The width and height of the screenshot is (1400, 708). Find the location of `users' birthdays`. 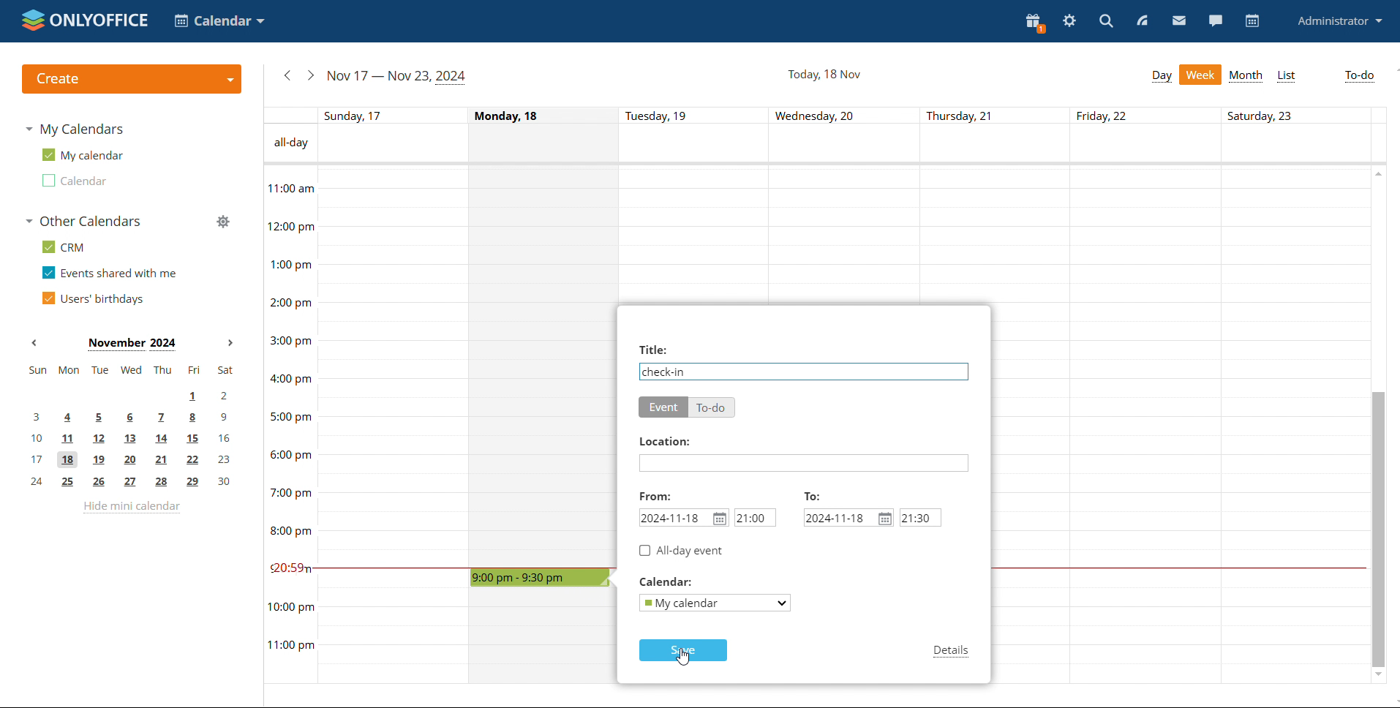

users' birthdays is located at coordinates (94, 298).